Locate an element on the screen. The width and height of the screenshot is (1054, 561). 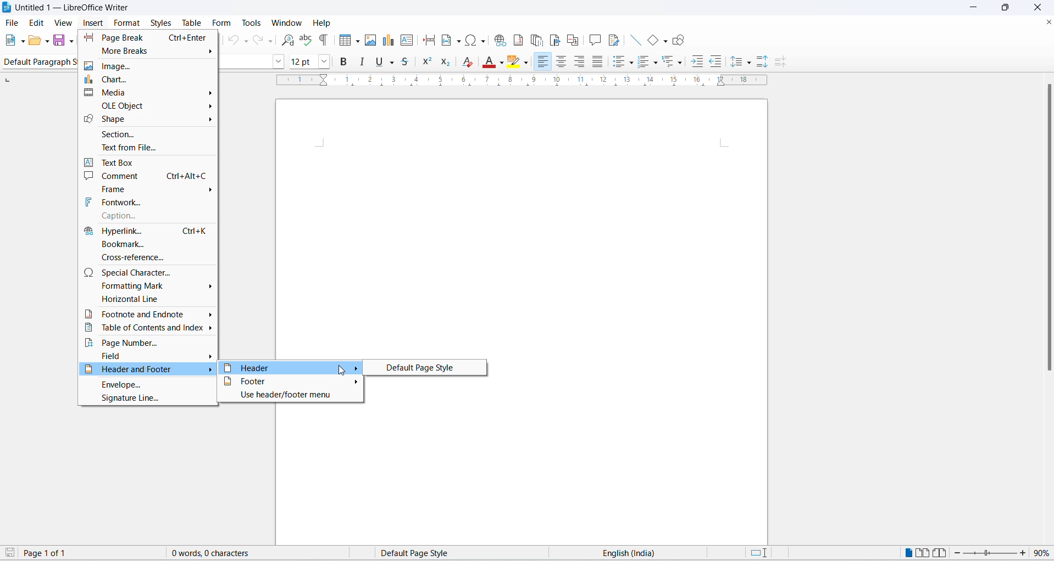
zoom percentage is located at coordinates (1044, 553).